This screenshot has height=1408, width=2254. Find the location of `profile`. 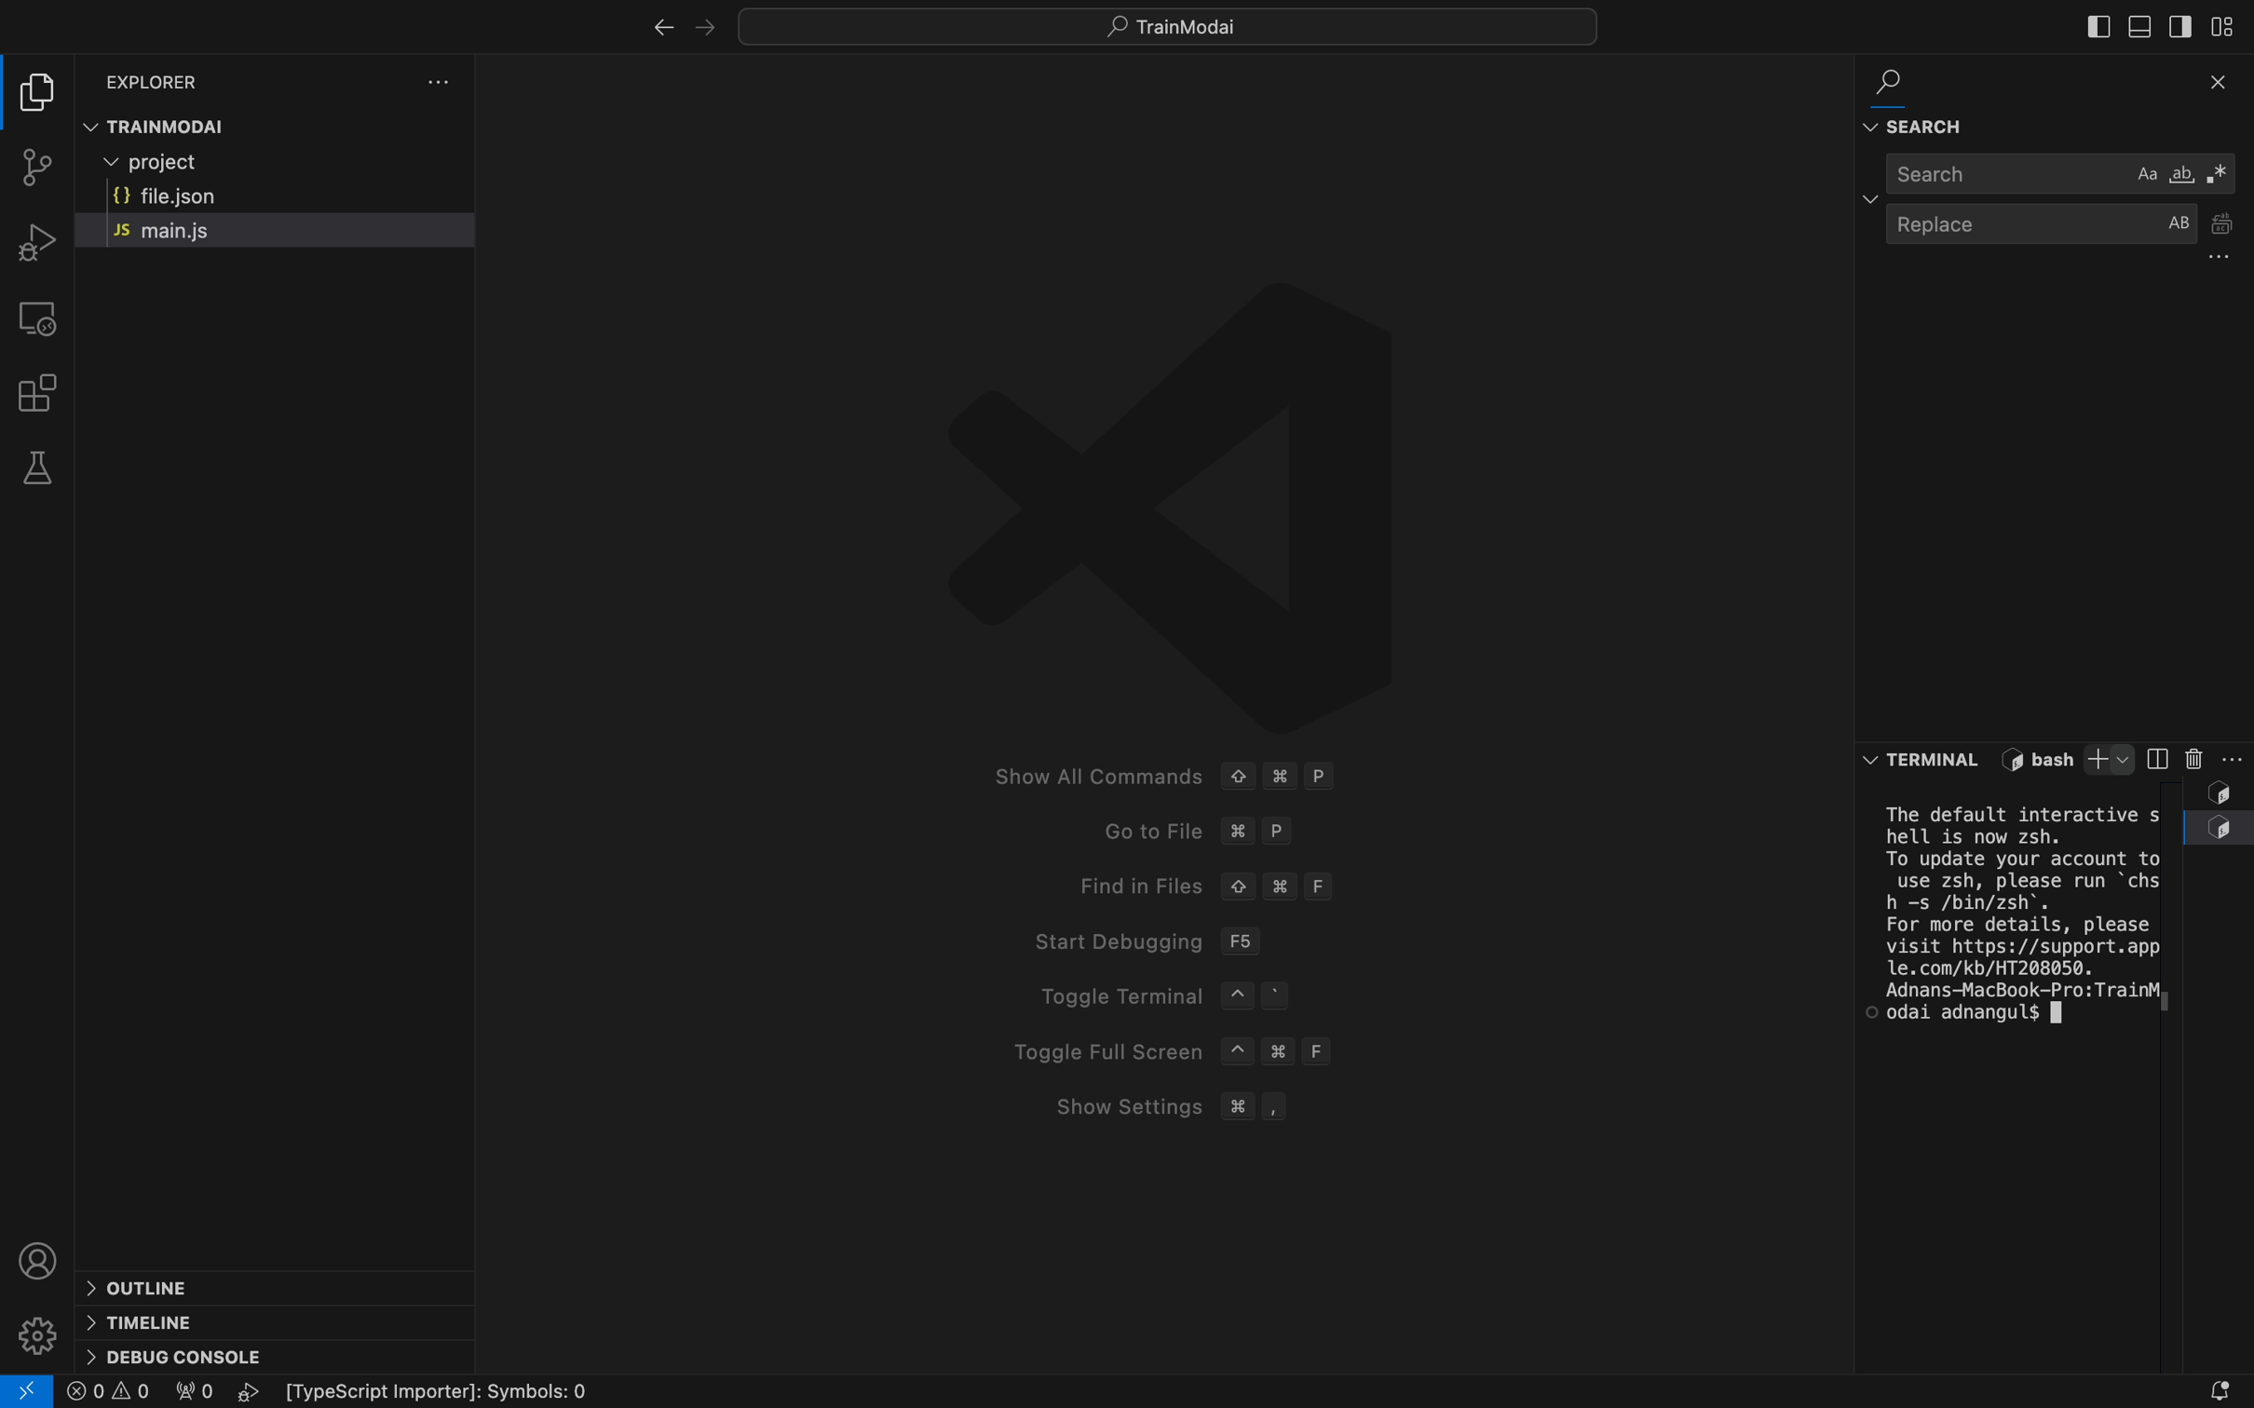

profile is located at coordinates (37, 1253).